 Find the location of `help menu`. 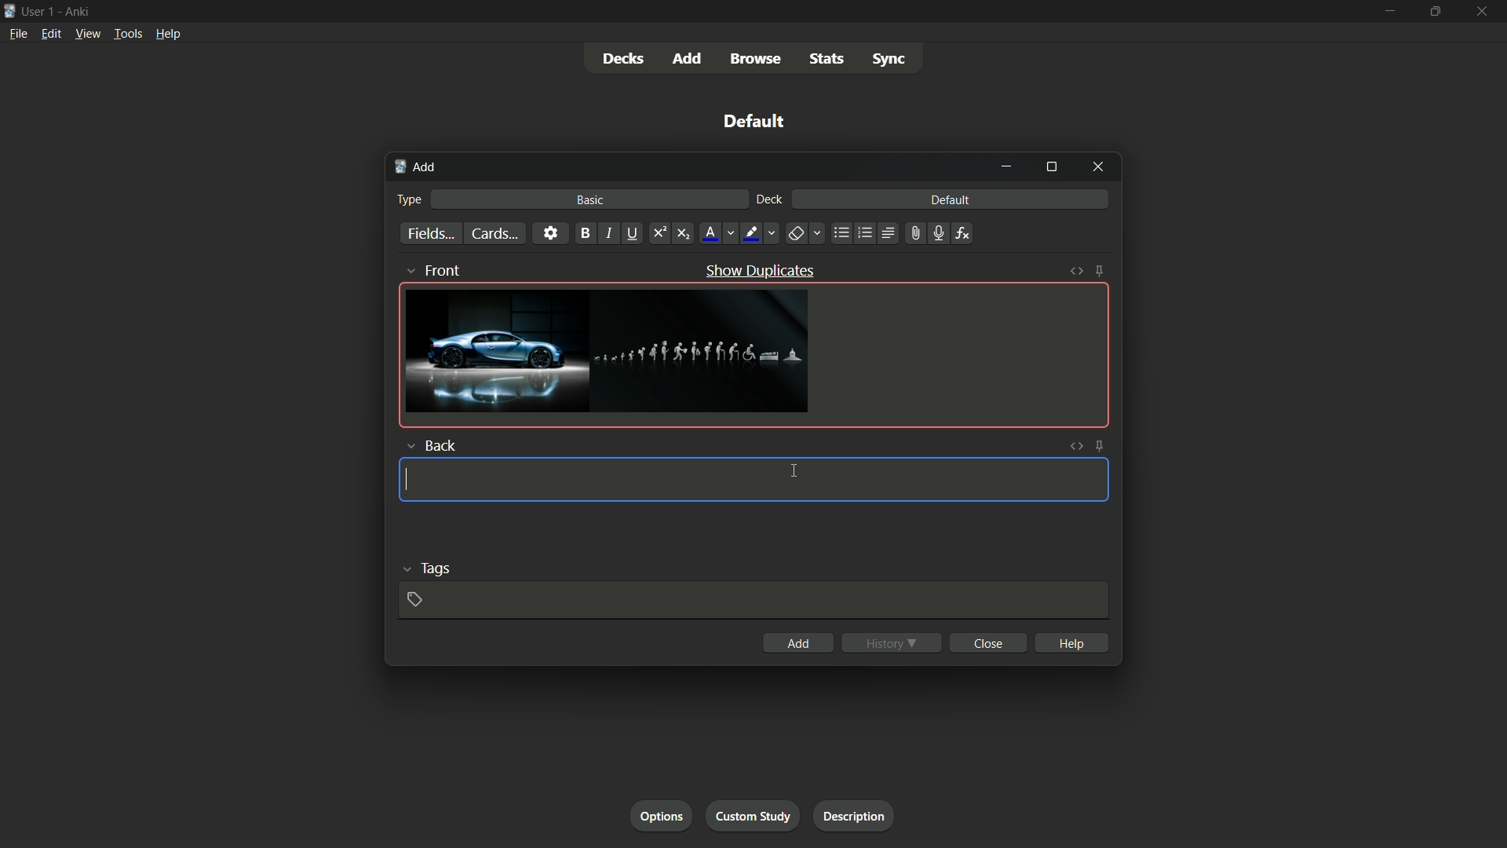

help menu is located at coordinates (168, 35).